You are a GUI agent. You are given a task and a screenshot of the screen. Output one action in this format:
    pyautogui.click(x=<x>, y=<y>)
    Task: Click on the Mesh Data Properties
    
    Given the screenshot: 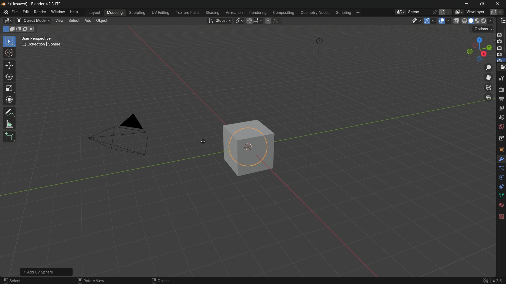 What is the action you would take?
    pyautogui.click(x=500, y=195)
    